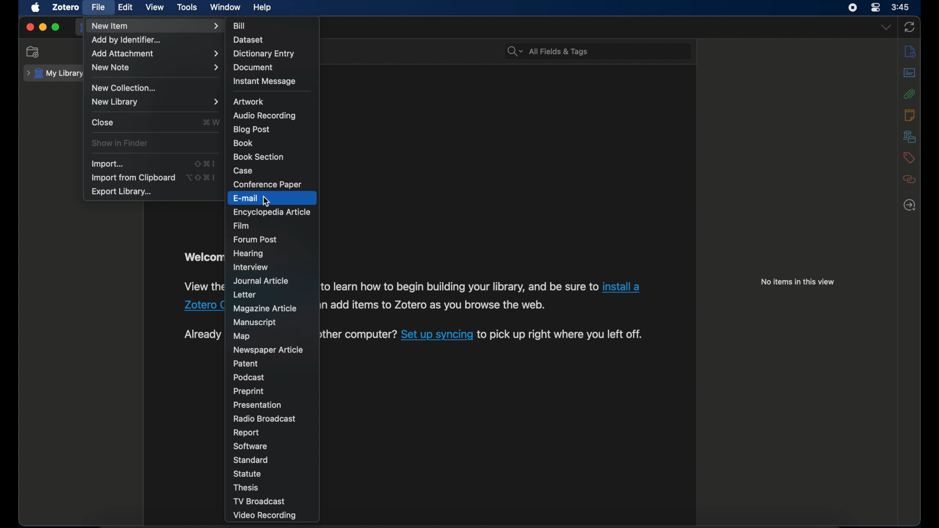 The image size is (939, 528). What do you see at coordinates (259, 501) in the screenshot?
I see `tv broadcast` at bounding box center [259, 501].